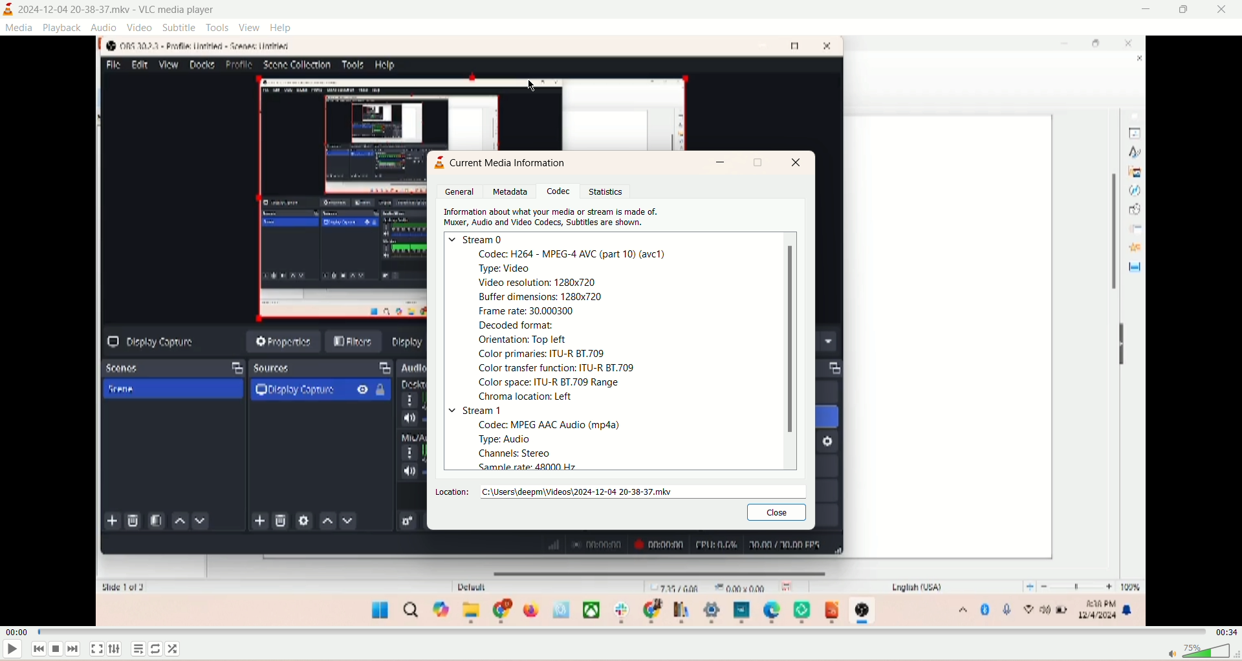 The width and height of the screenshot is (1242, 661). Describe the element at coordinates (459, 191) in the screenshot. I see `general` at that location.